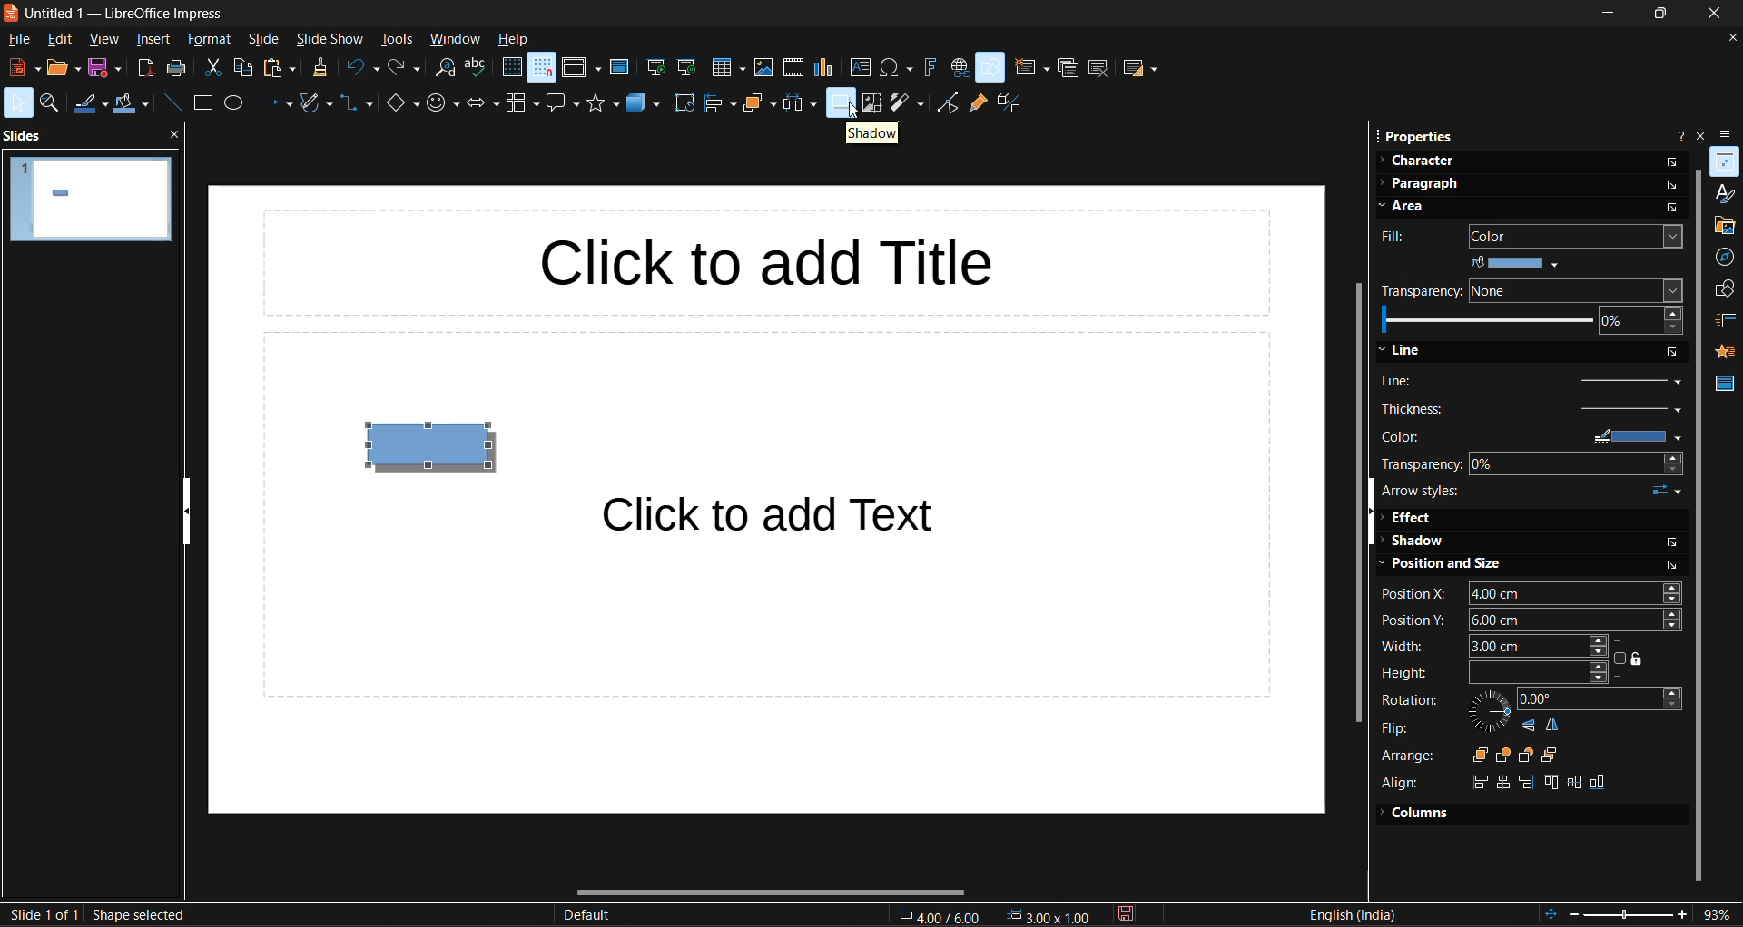 This screenshot has height=927, width=1743. I want to click on arrange, so click(756, 102).